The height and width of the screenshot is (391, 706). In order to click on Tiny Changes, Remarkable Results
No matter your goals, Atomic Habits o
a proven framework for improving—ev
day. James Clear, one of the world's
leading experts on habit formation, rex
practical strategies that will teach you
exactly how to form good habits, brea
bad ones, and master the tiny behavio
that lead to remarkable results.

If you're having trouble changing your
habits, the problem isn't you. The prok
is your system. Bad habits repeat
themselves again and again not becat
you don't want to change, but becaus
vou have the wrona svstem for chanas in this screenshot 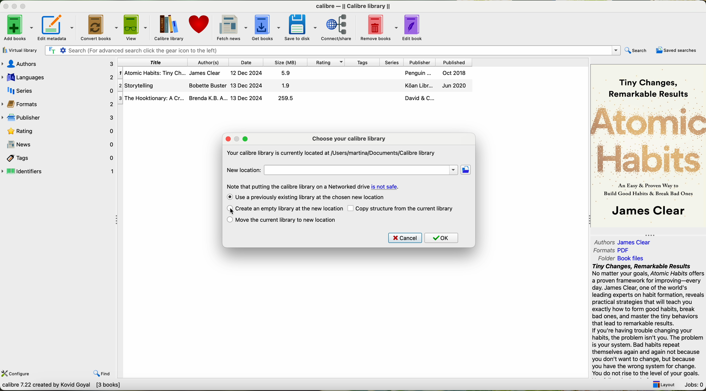, I will do `click(647, 319)`.